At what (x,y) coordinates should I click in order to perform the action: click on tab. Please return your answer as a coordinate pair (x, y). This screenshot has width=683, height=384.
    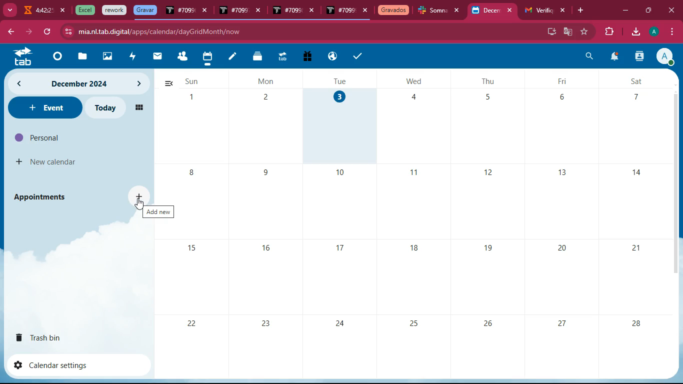
    Looking at the image, I should click on (433, 11).